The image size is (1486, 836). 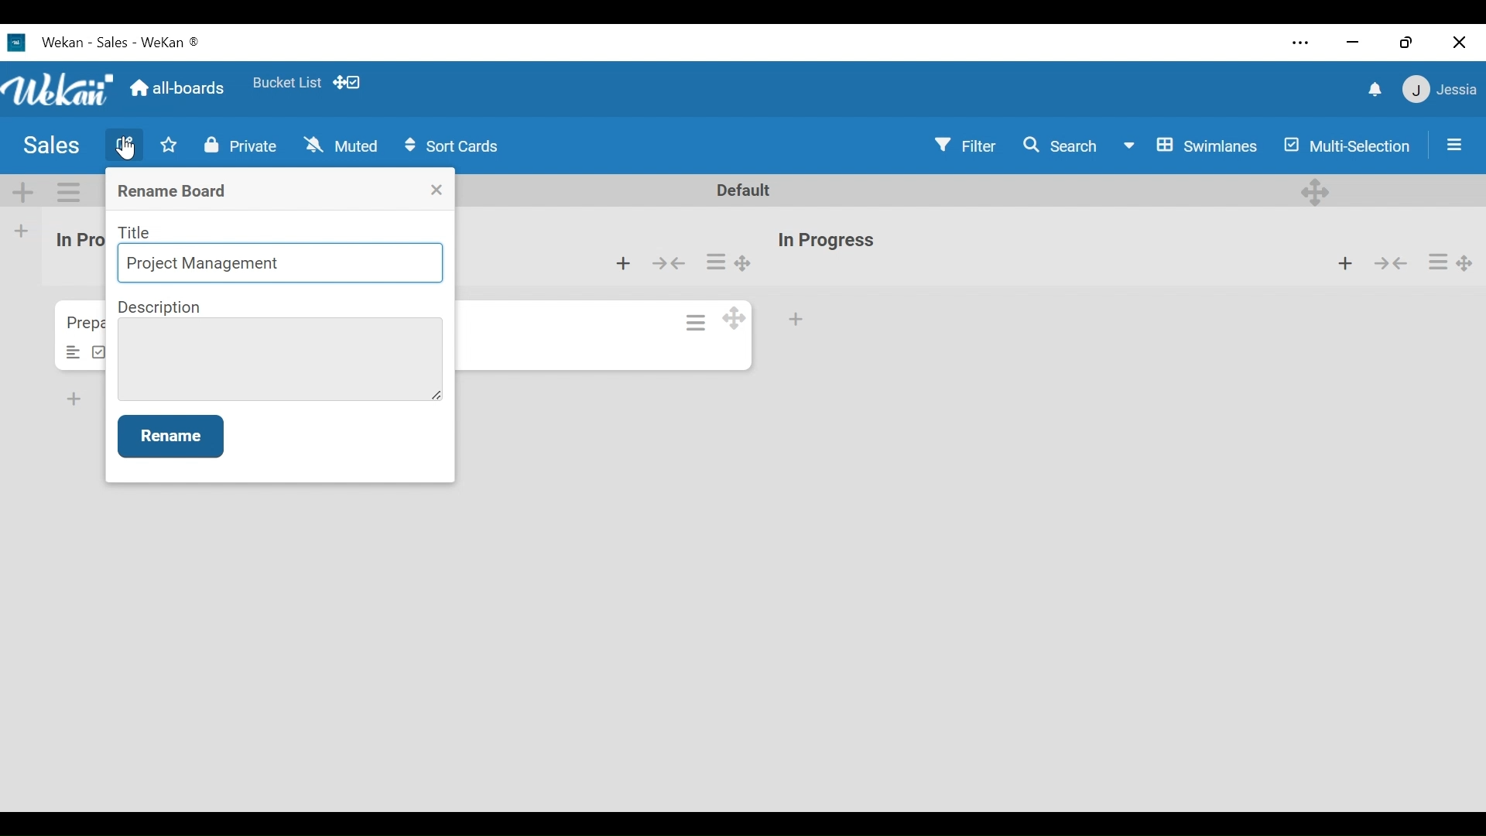 I want to click on Description Field, so click(x=279, y=359).